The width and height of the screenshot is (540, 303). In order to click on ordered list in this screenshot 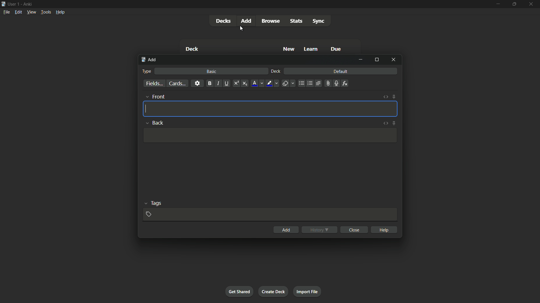, I will do `click(310, 83)`.